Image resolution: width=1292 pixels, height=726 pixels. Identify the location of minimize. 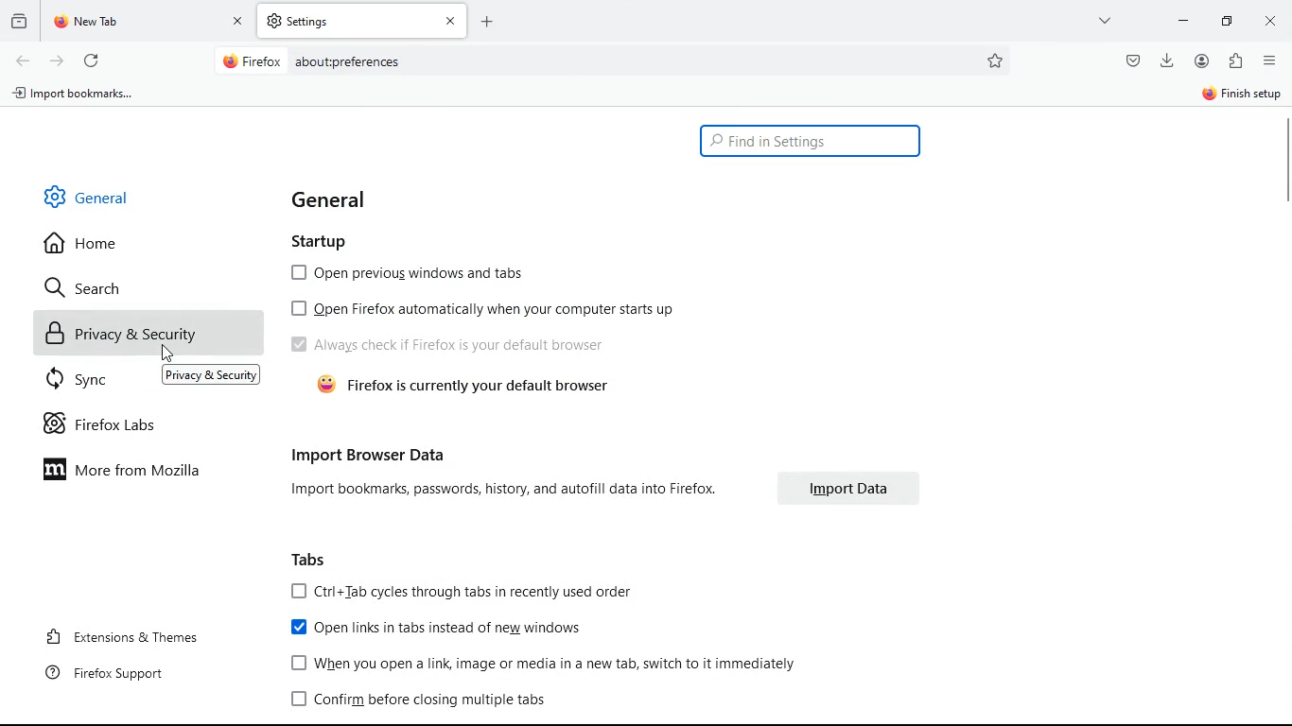
(1231, 20).